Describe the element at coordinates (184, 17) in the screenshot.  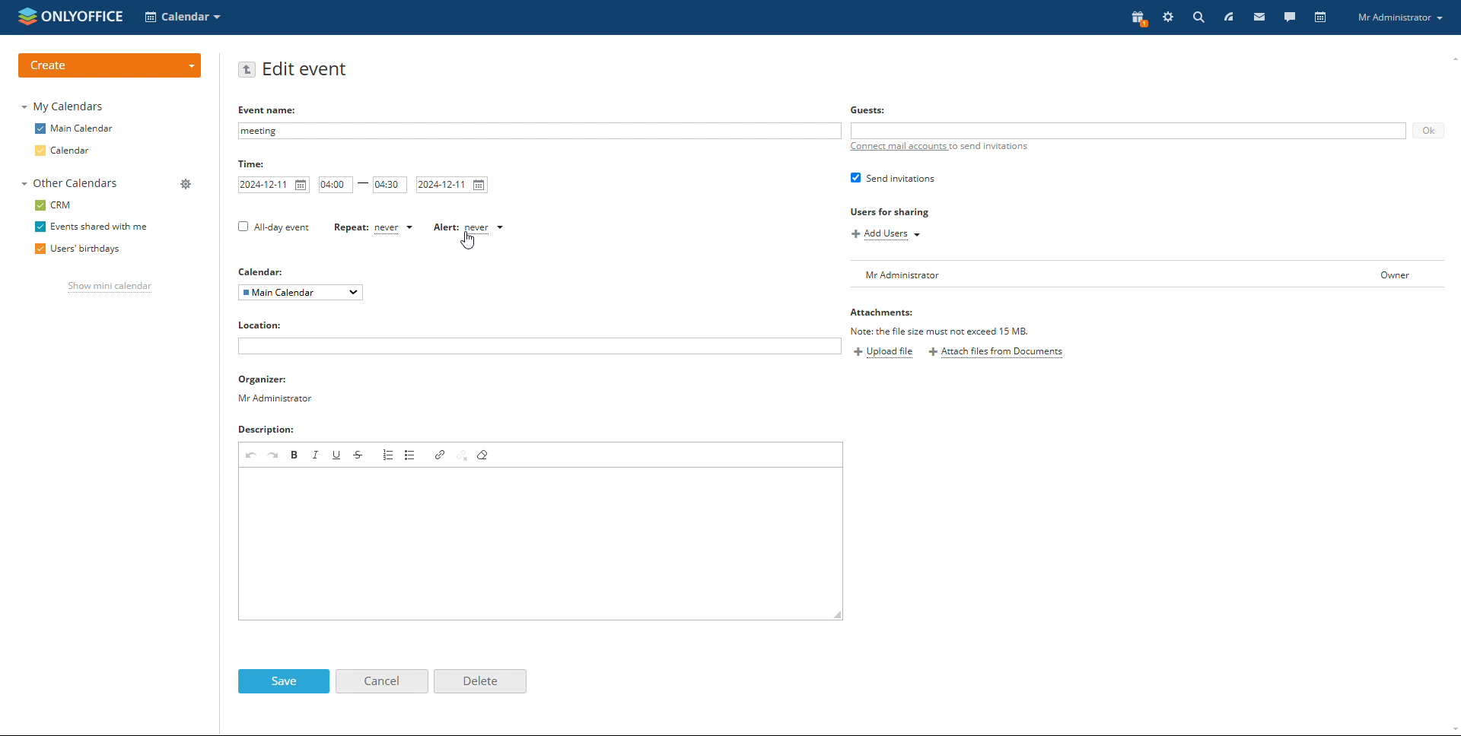
I see `select application` at that location.